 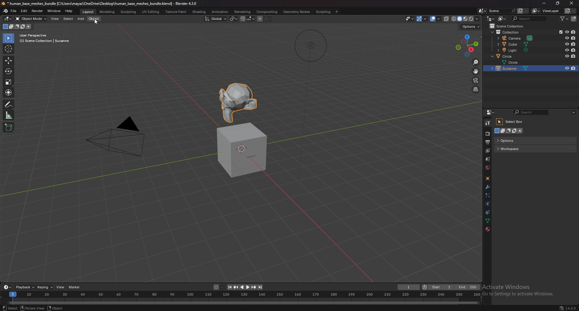 I want to click on cube, so click(x=243, y=150).